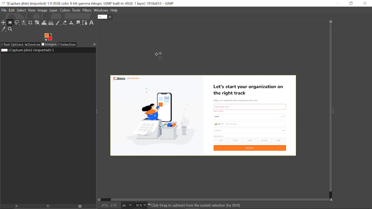 Image resolution: width=372 pixels, height=209 pixels. Describe the element at coordinates (65, 23) in the screenshot. I see `Eraser` at that location.